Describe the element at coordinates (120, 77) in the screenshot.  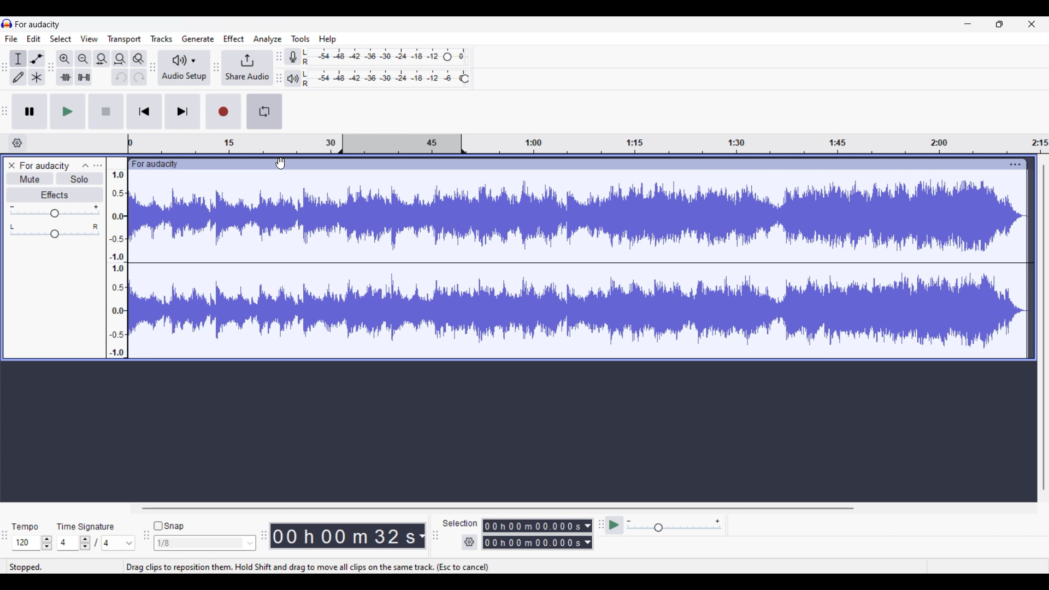
I see `Undo` at that location.